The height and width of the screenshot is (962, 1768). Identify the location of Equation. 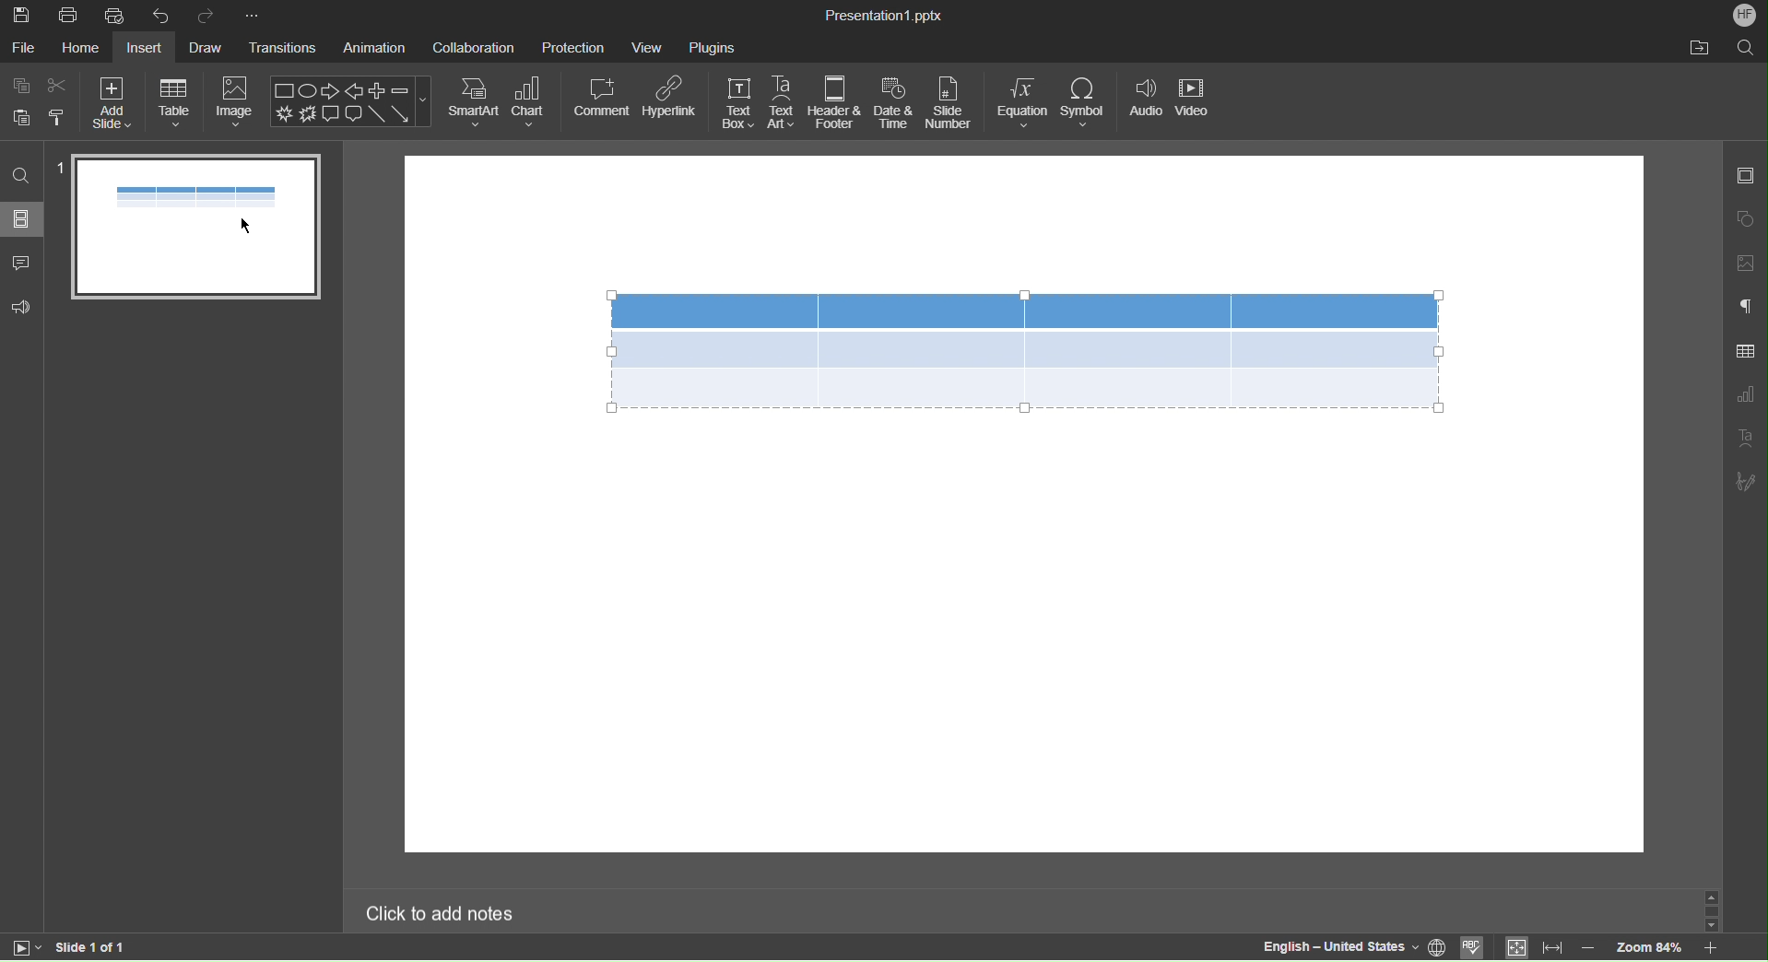
(1023, 103).